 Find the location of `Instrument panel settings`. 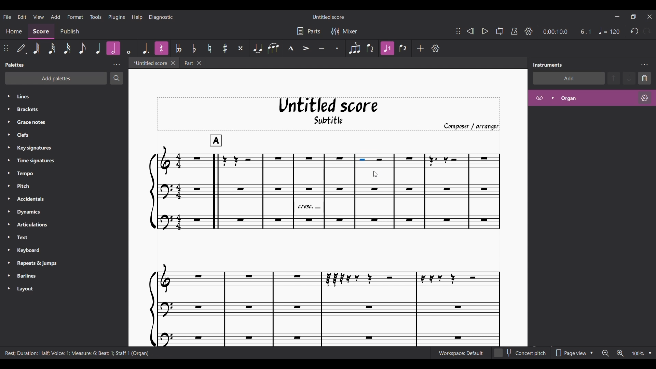

Instrument panel settings is located at coordinates (644, 65).